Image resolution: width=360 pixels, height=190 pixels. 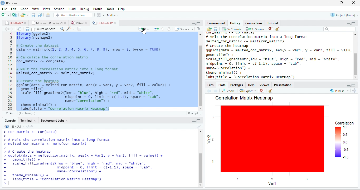 What do you see at coordinates (45, 29) in the screenshot?
I see `source on save` at bounding box center [45, 29].